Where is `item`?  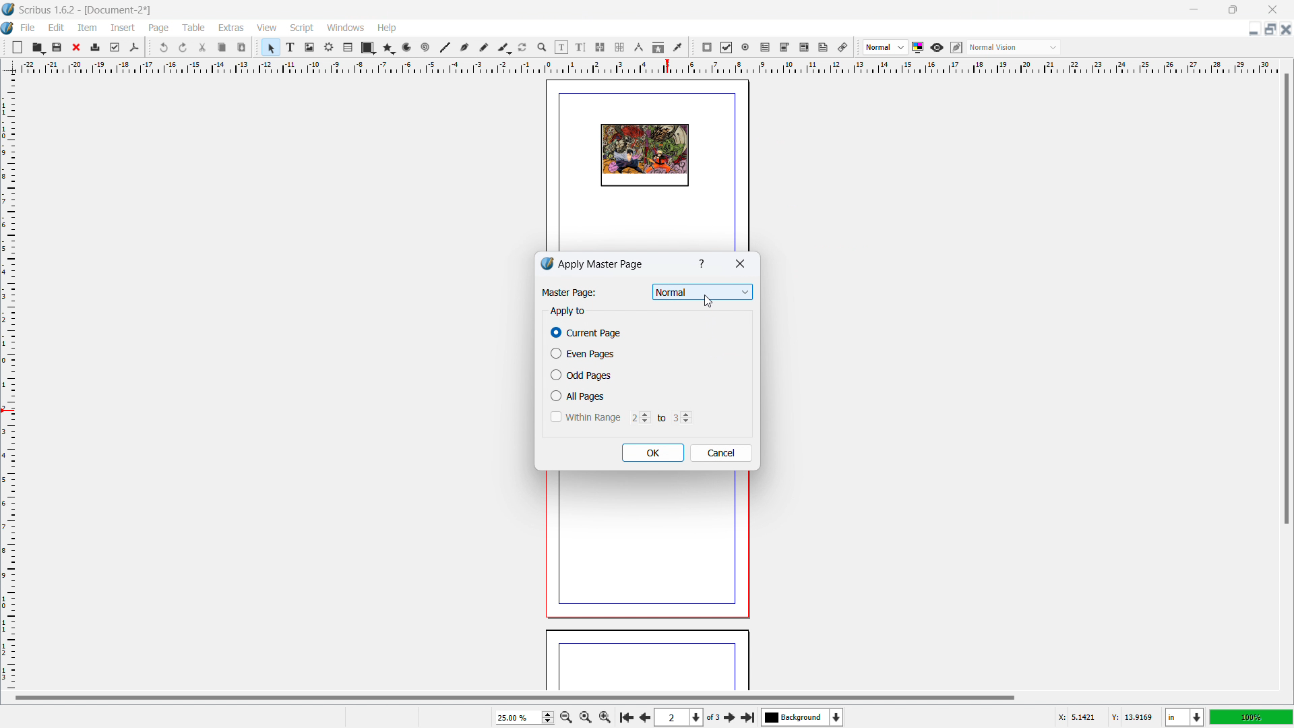
item is located at coordinates (88, 27).